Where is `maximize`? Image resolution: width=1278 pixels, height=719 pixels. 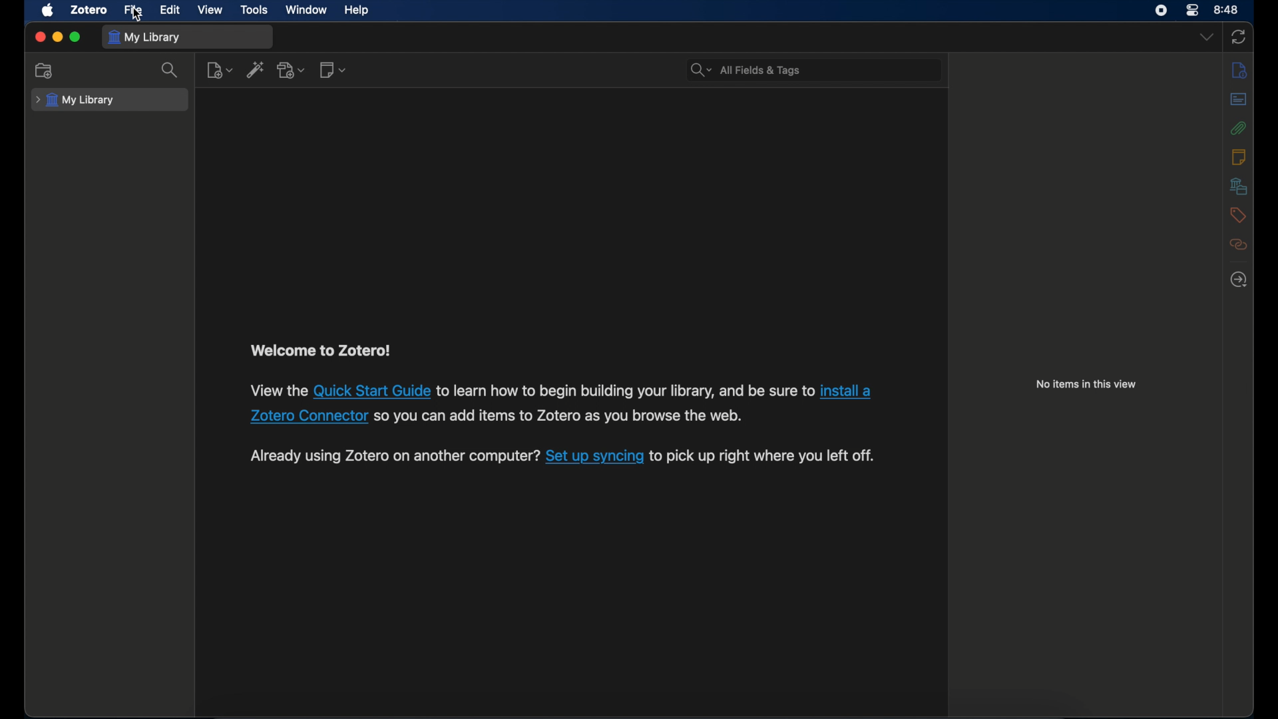 maximize is located at coordinates (75, 37).